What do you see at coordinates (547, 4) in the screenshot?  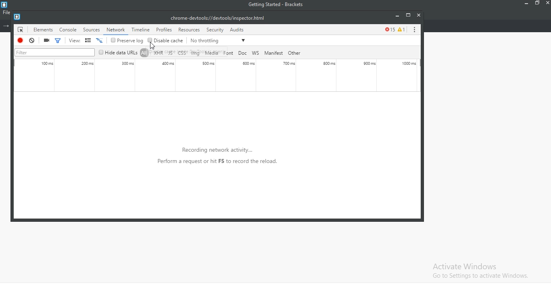 I see `close` at bounding box center [547, 4].